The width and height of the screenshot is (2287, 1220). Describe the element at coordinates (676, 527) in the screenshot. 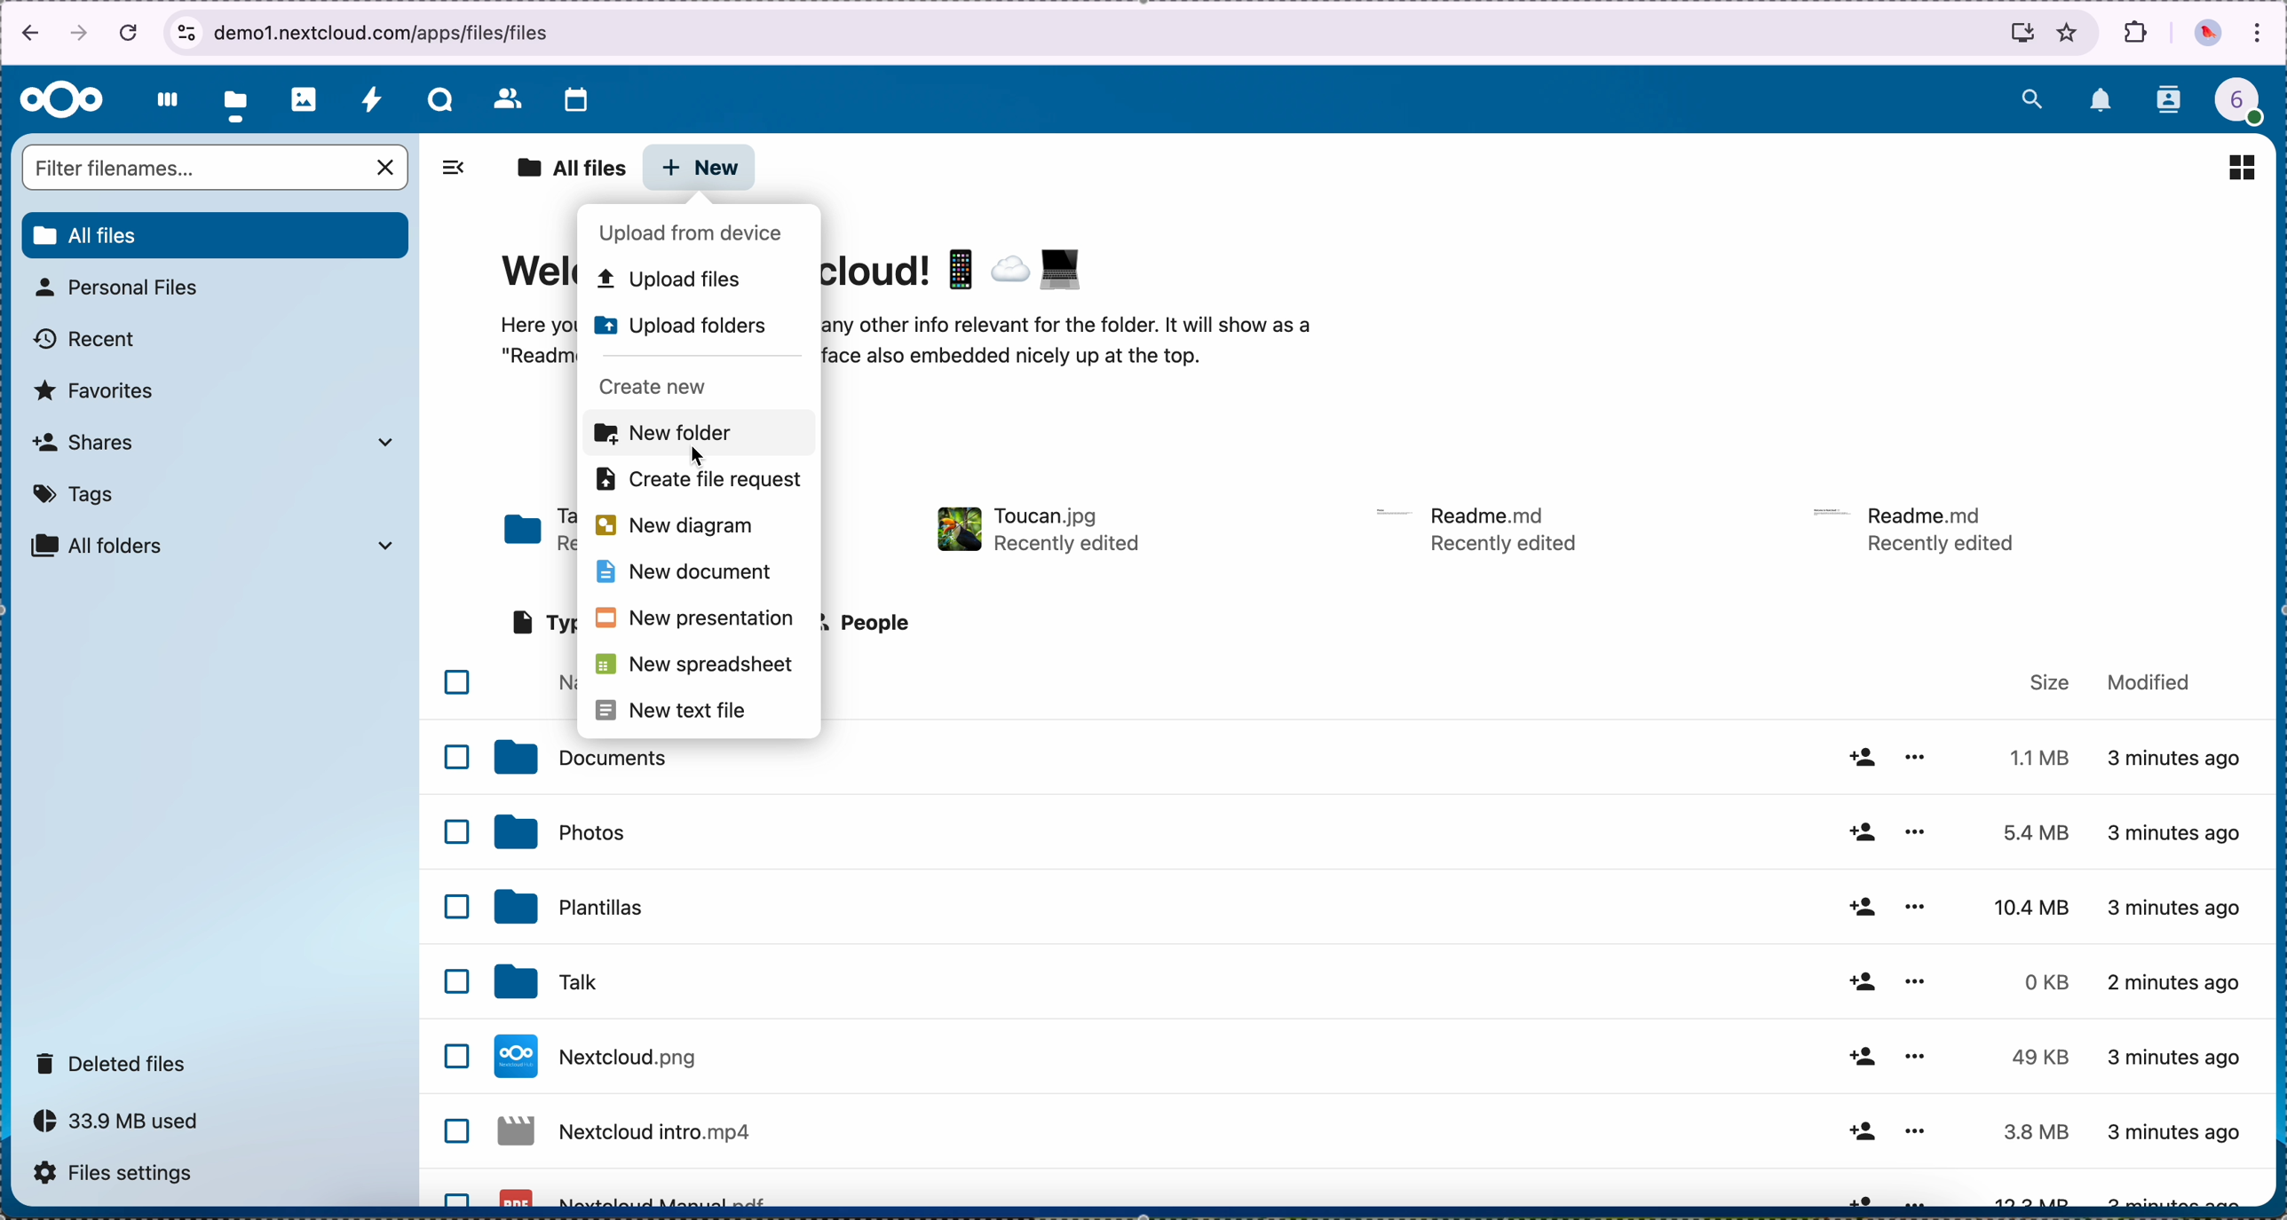

I see `new diagram` at that location.